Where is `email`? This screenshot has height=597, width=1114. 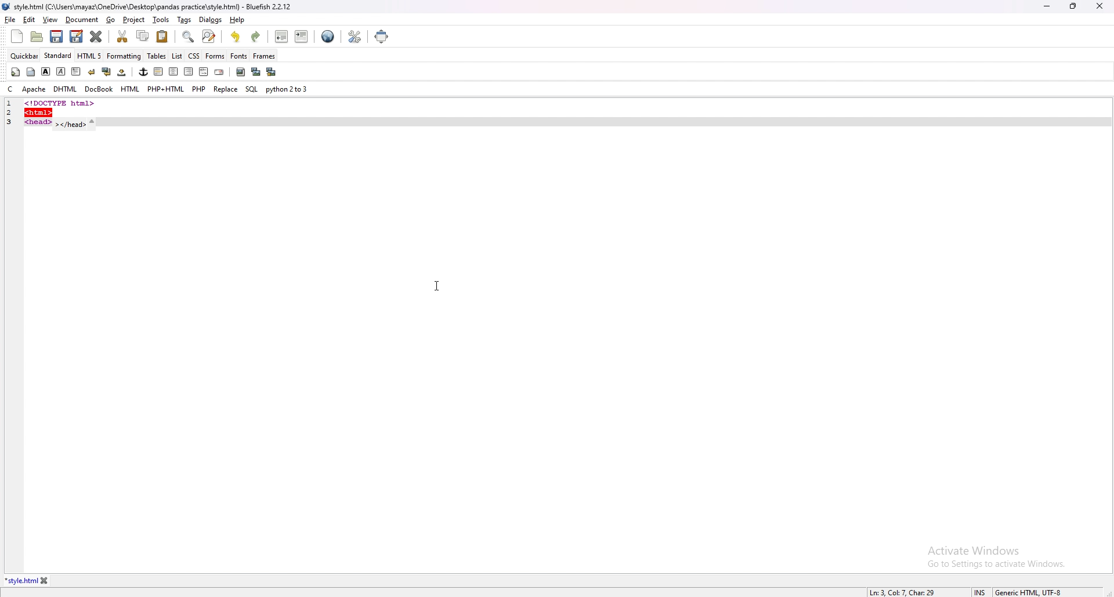
email is located at coordinates (219, 72).